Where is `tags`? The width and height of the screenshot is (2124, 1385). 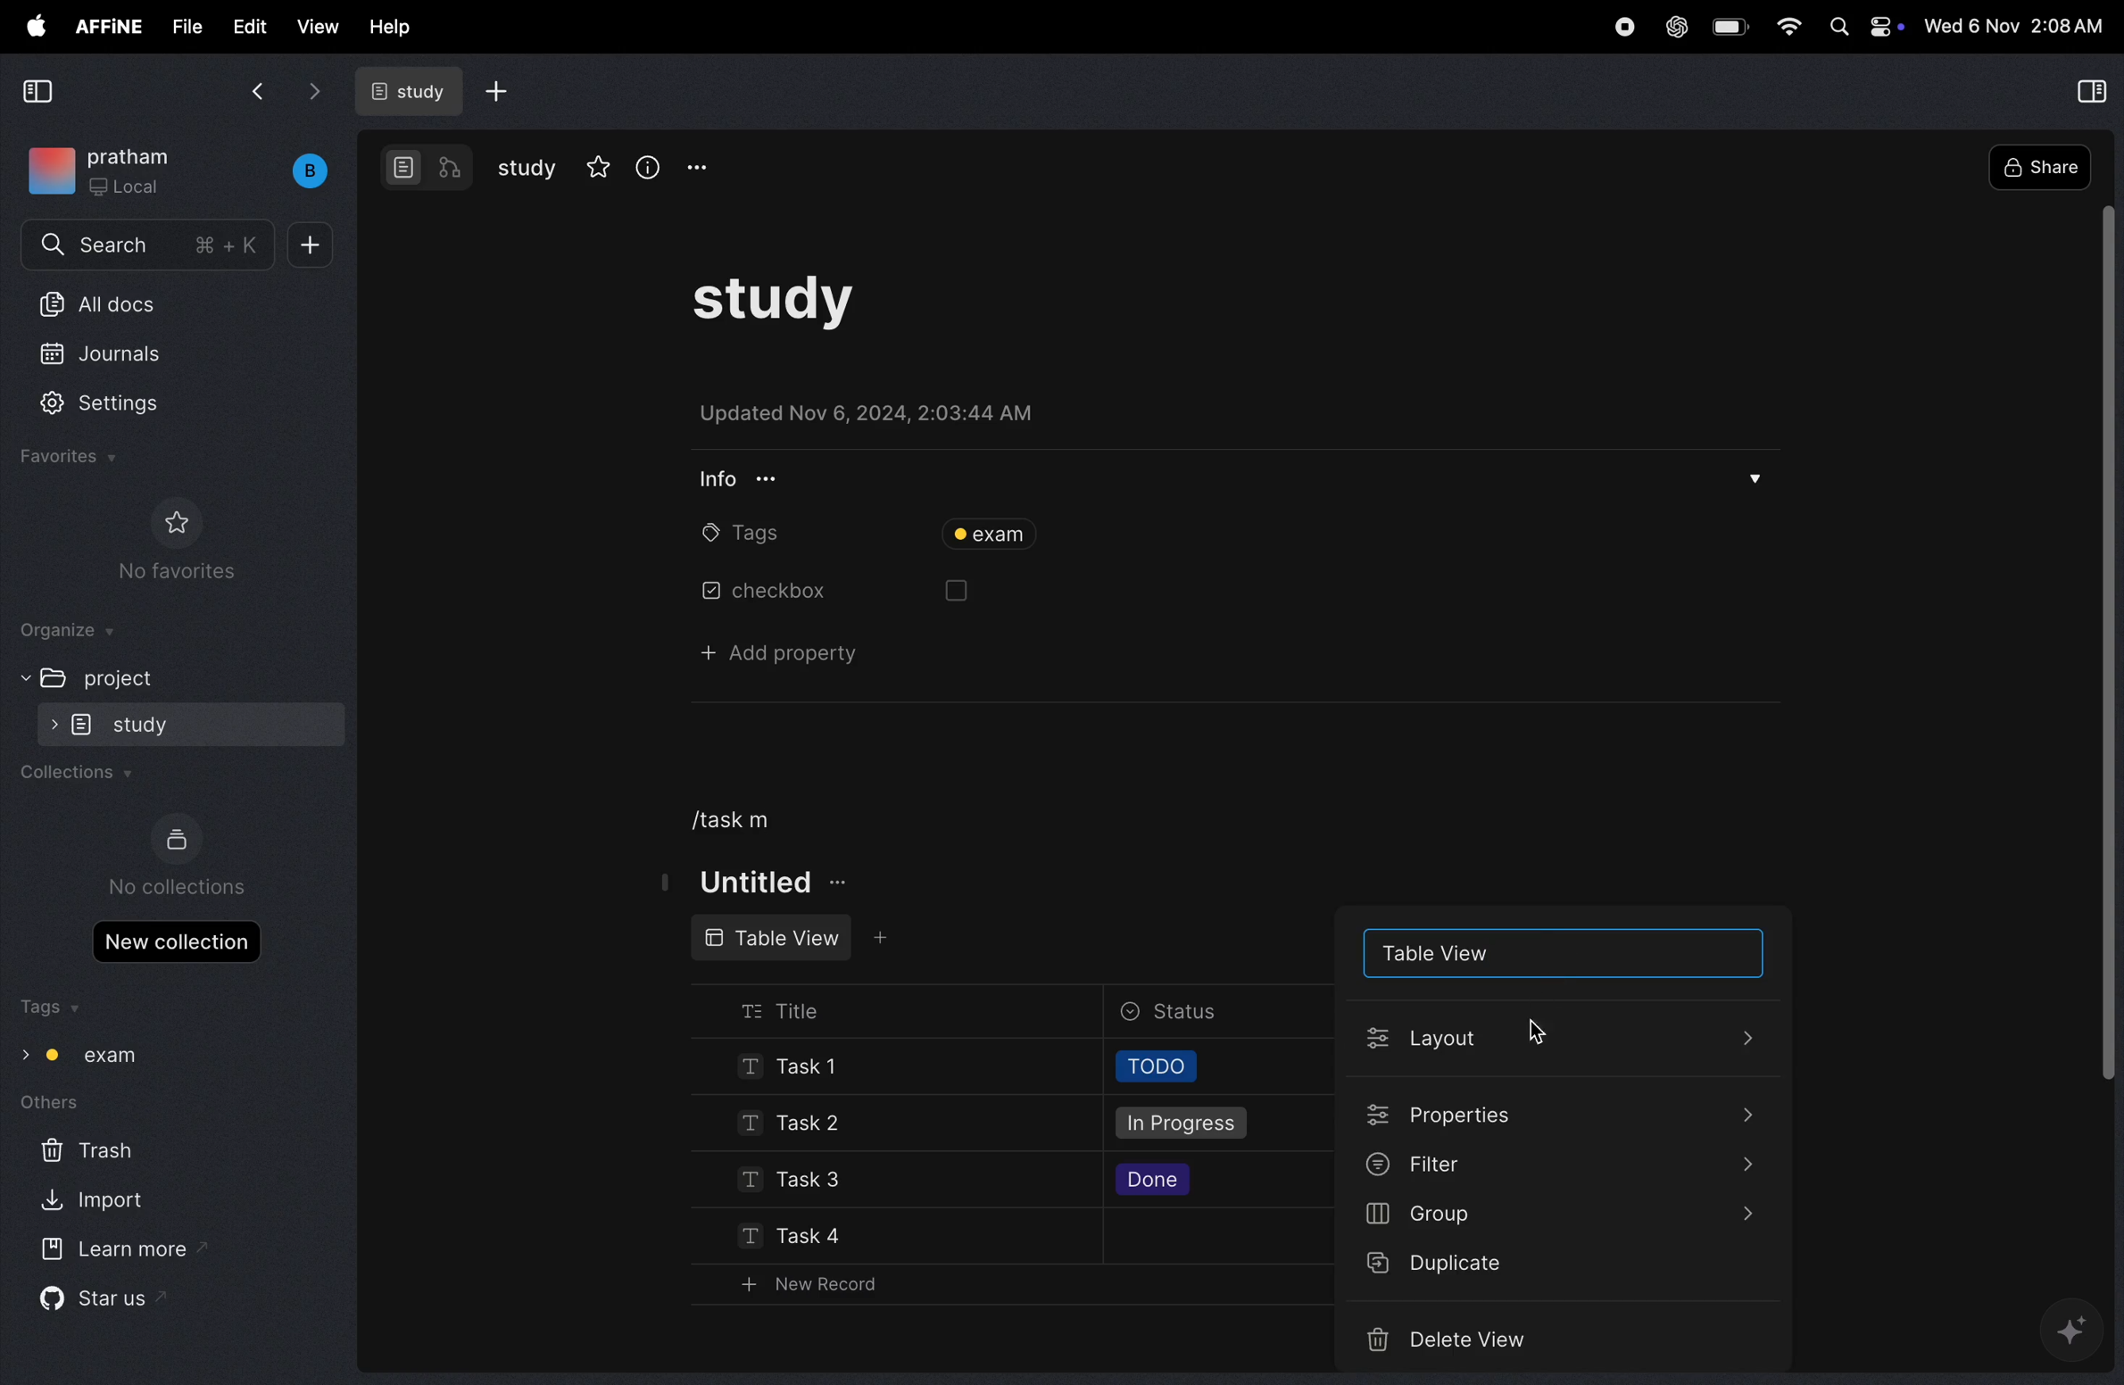 tags is located at coordinates (726, 534).